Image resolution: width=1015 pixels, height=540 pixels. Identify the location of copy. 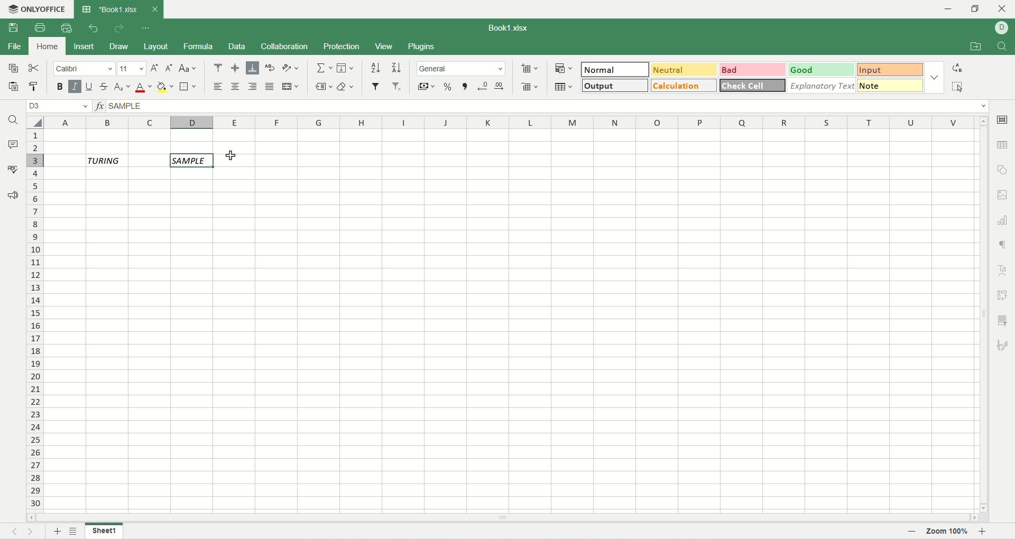
(10, 68).